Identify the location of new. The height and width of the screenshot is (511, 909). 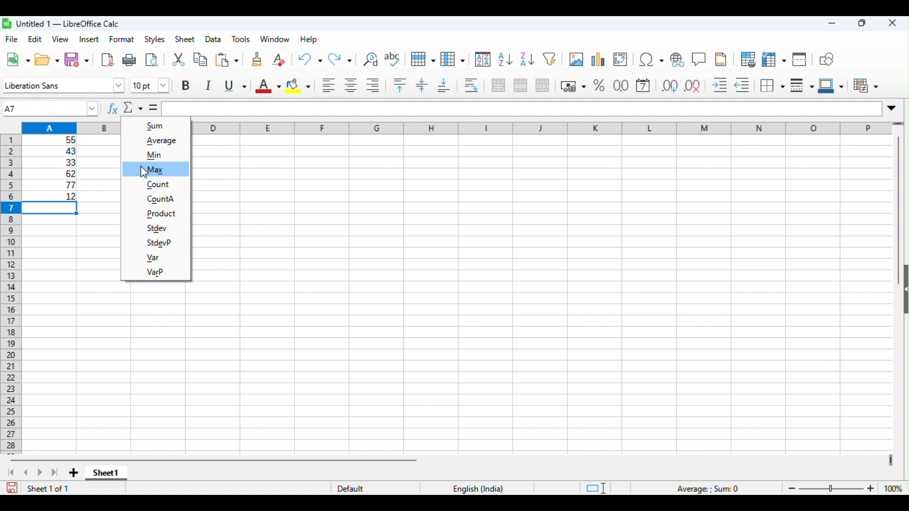
(18, 60).